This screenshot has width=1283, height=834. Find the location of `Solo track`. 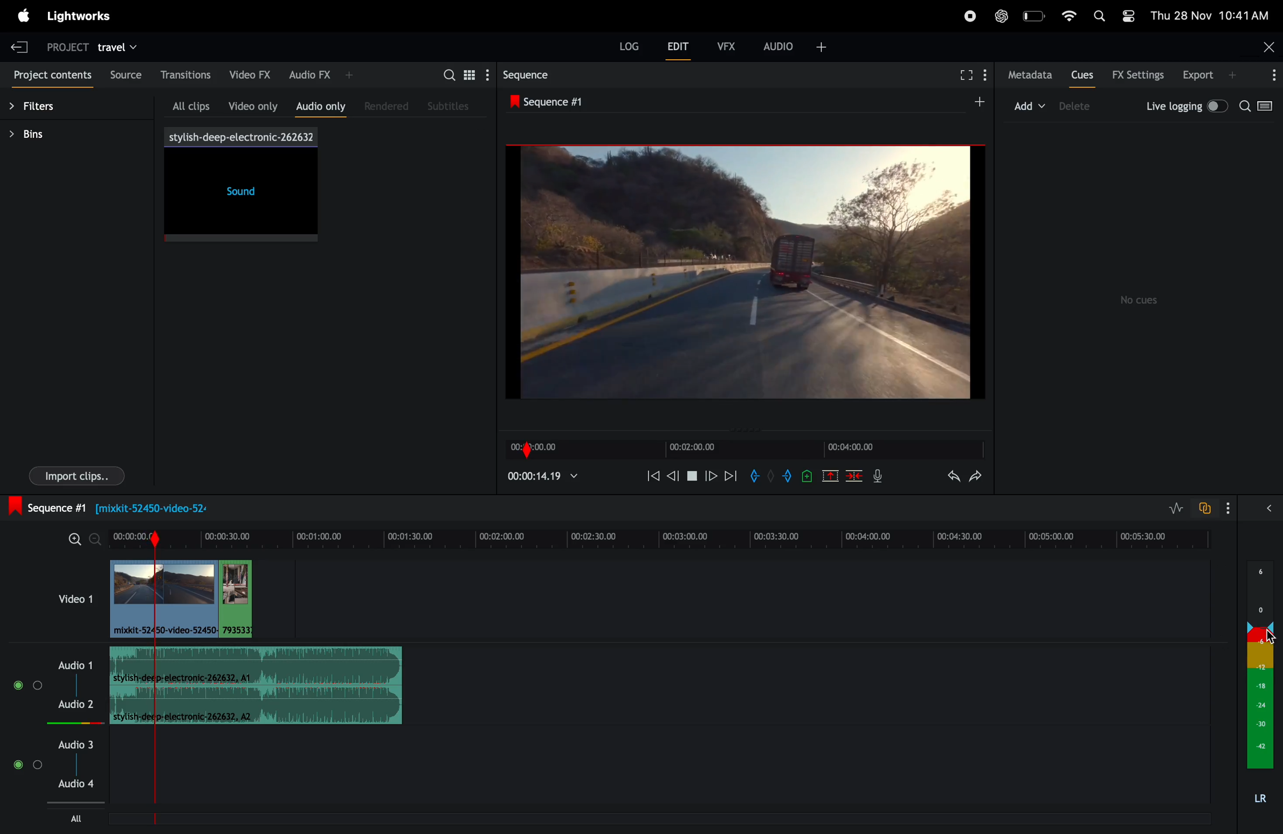

Solo track is located at coordinates (42, 687).